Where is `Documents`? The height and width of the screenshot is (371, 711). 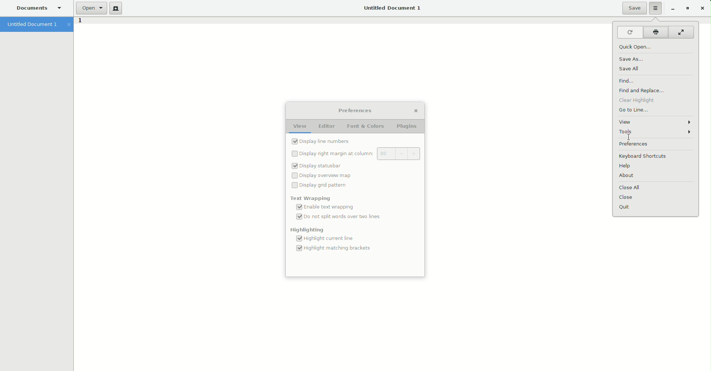
Documents is located at coordinates (39, 8).